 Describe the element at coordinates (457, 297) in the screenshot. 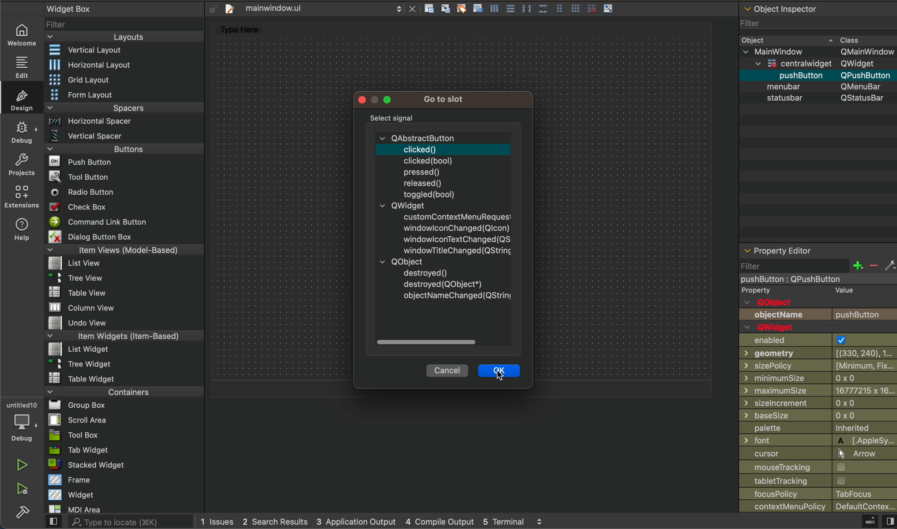

I see `objectNameChanged (QString` at that location.